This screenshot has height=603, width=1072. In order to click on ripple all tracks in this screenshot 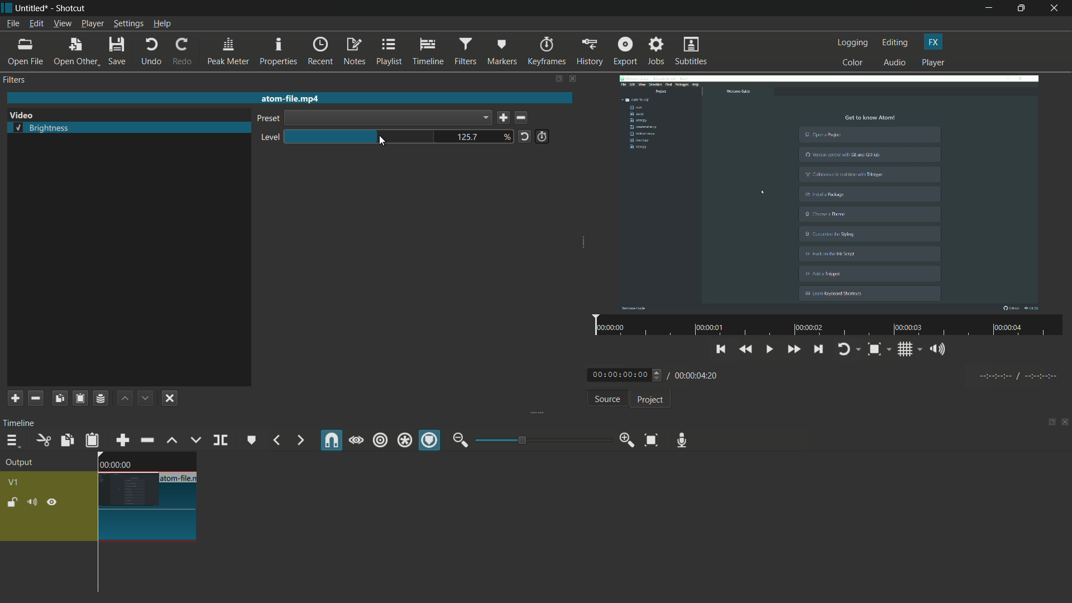, I will do `click(404, 442)`.